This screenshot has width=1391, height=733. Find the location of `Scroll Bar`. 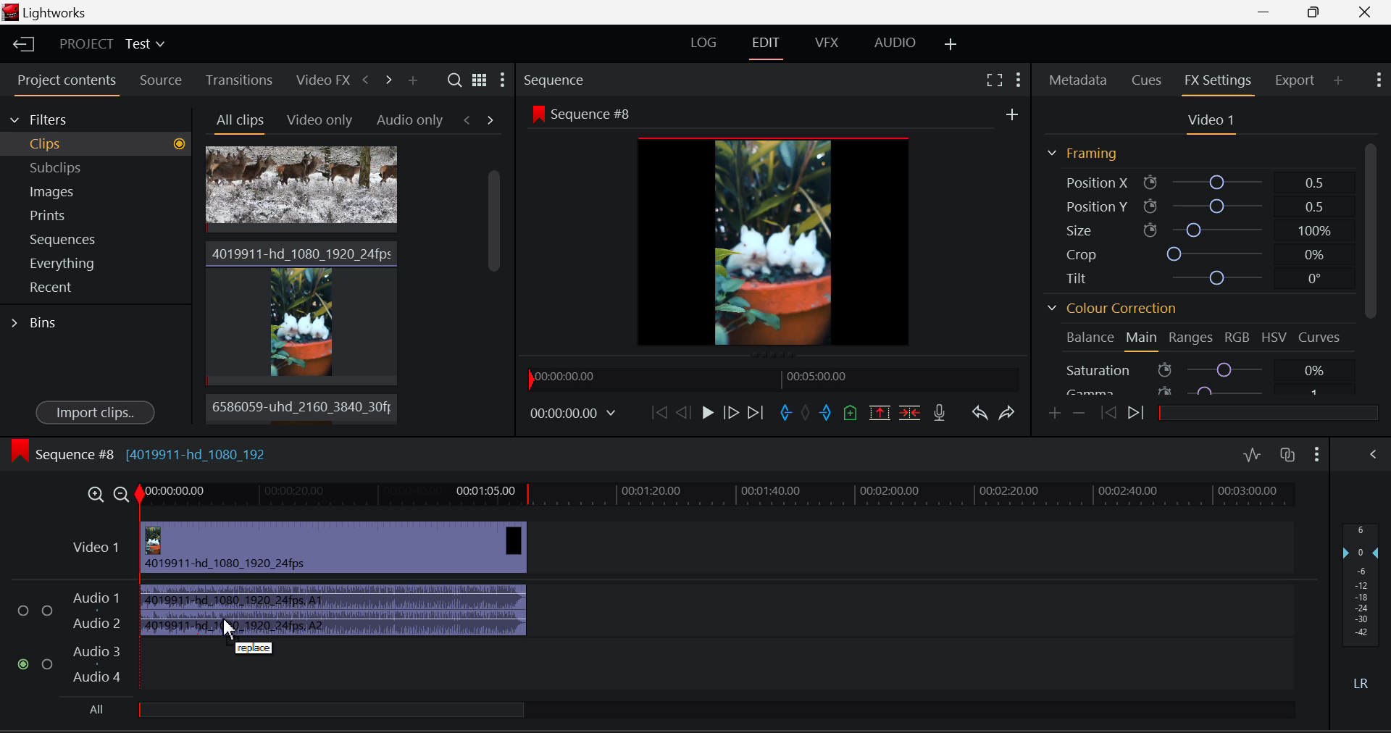

Scroll Bar is located at coordinates (492, 288).